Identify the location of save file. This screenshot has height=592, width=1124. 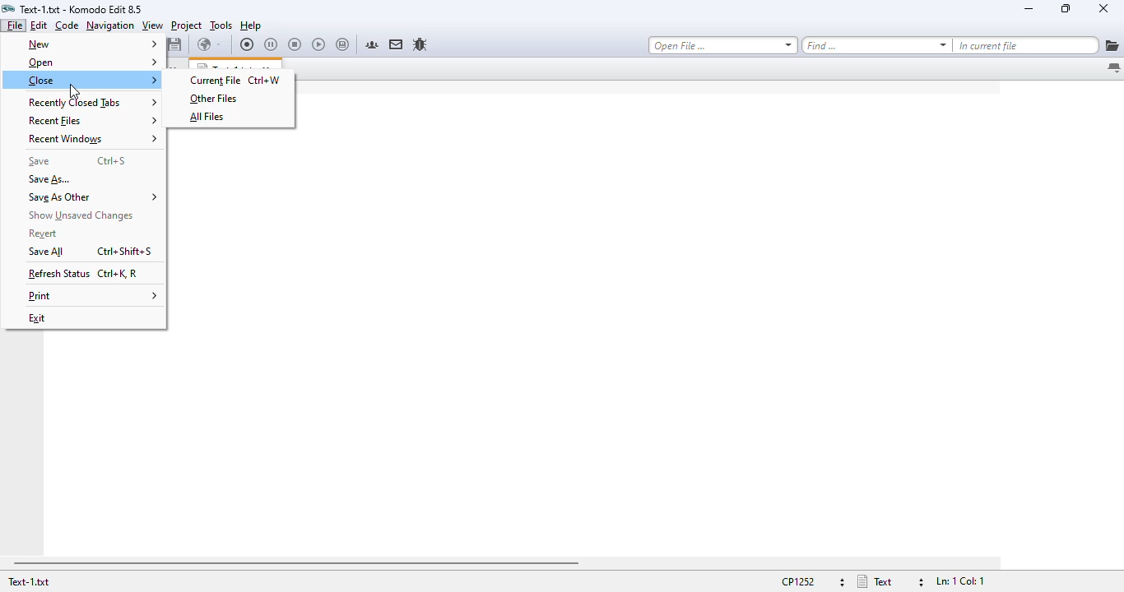
(175, 44).